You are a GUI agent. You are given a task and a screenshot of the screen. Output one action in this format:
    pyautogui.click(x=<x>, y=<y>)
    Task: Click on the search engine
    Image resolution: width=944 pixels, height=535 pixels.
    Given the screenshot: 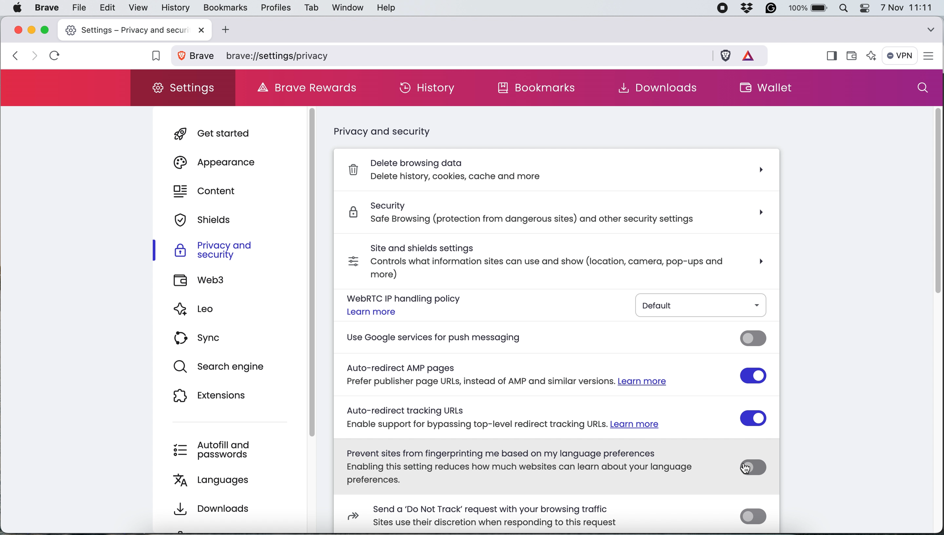 What is the action you would take?
    pyautogui.click(x=227, y=367)
    